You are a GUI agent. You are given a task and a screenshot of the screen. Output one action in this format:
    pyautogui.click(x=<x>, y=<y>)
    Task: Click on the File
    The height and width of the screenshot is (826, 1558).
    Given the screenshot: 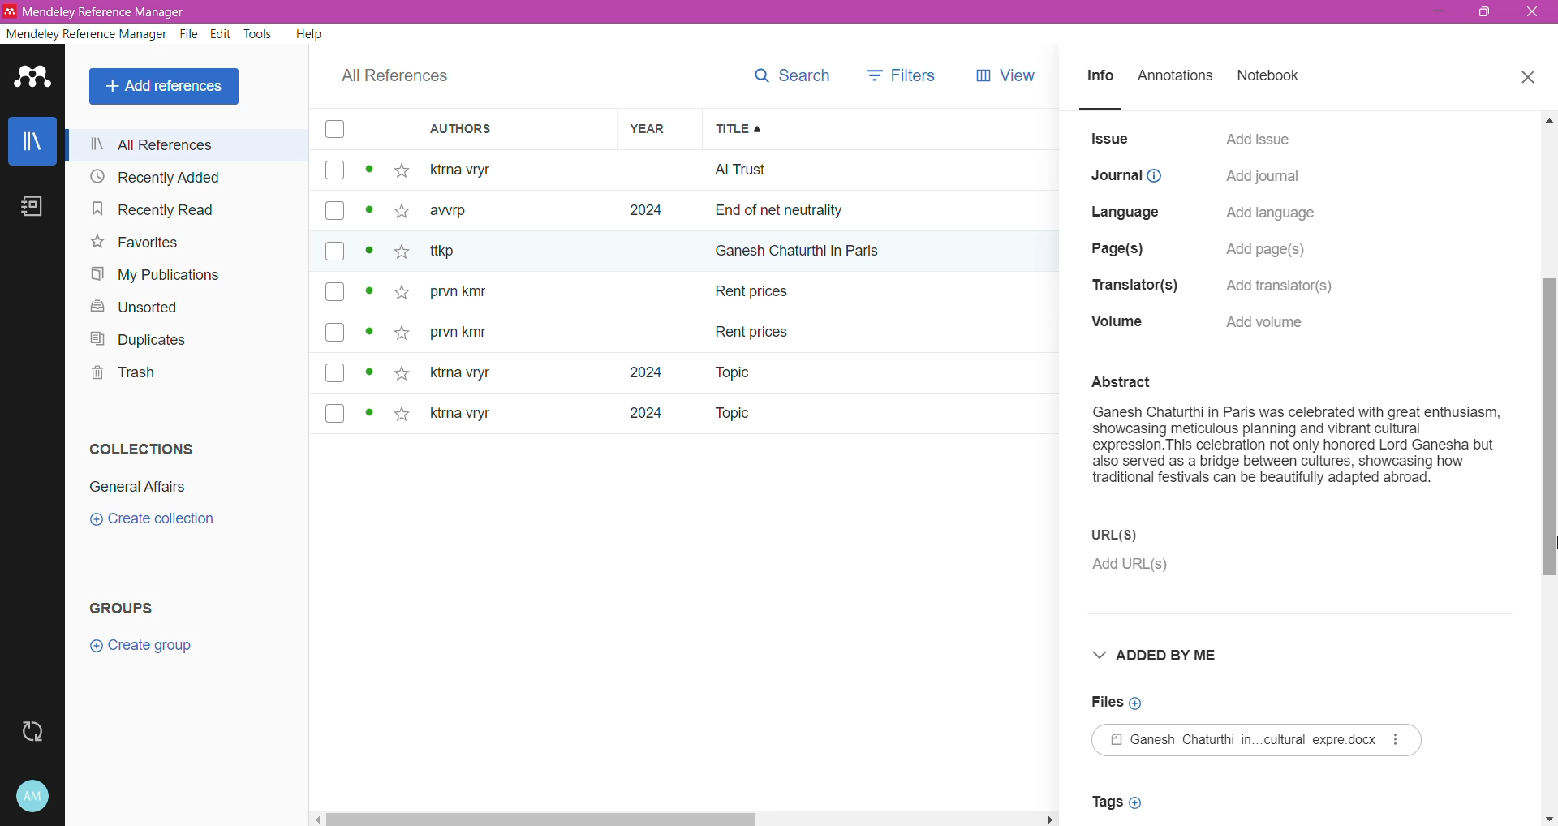 What is the action you would take?
    pyautogui.click(x=1261, y=741)
    